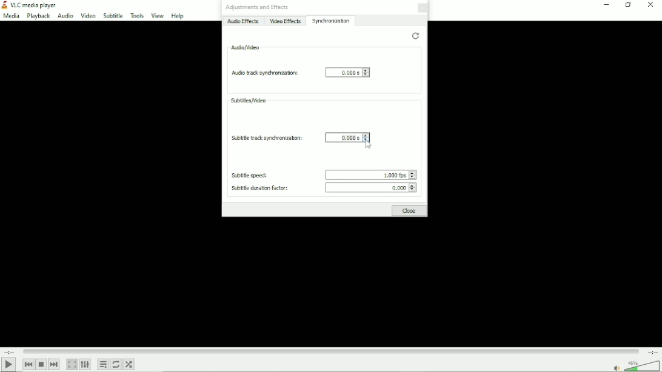 Image resolution: width=662 pixels, height=372 pixels. I want to click on Media, so click(10, 16).